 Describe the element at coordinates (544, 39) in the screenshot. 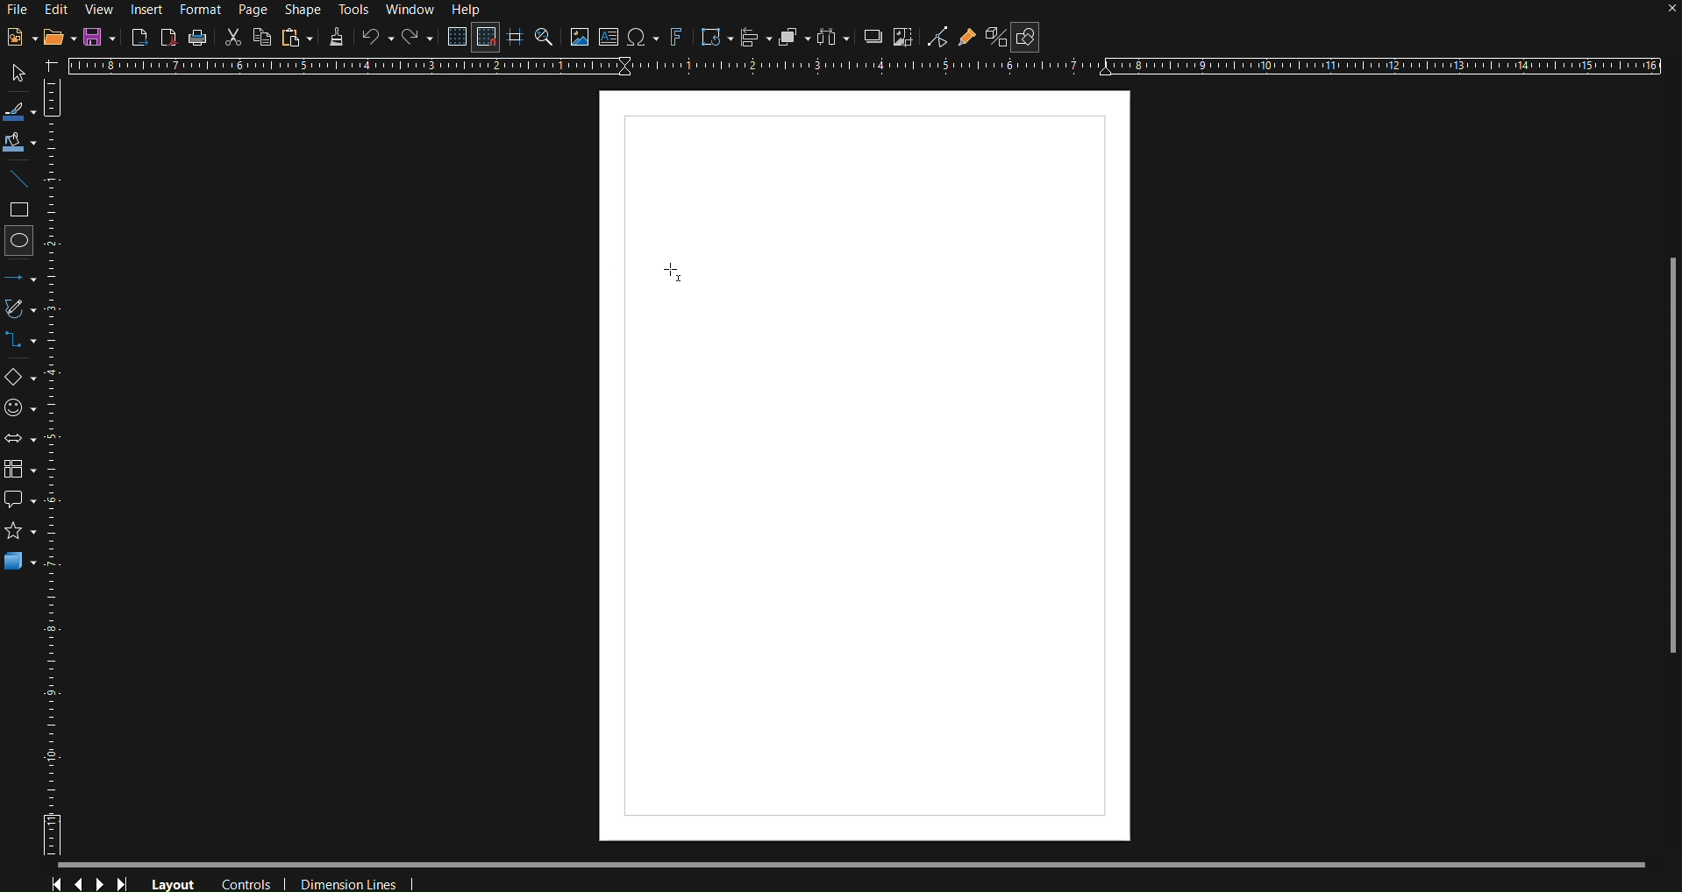

I see `Zoom and Pan` at that location.